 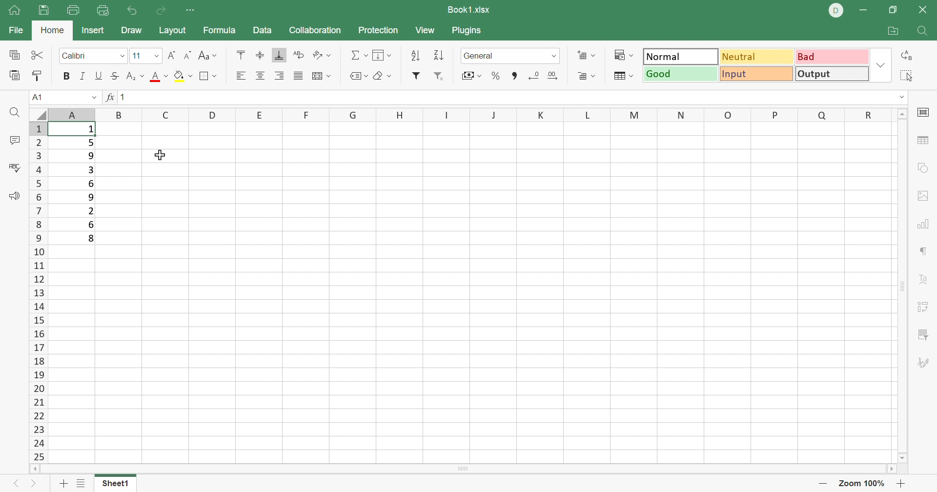 I want to click on List of sheets, so click(x=84, y=483).